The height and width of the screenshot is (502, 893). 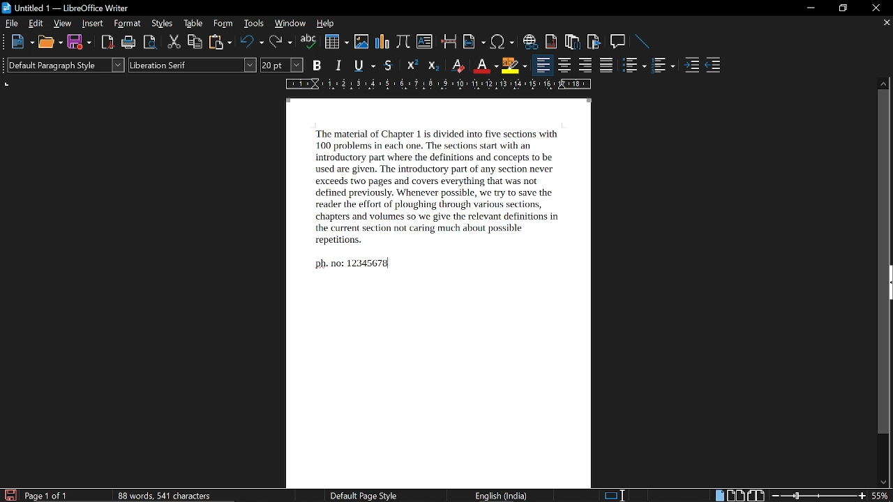 I want to click on copy, so click(x=195, y=43).